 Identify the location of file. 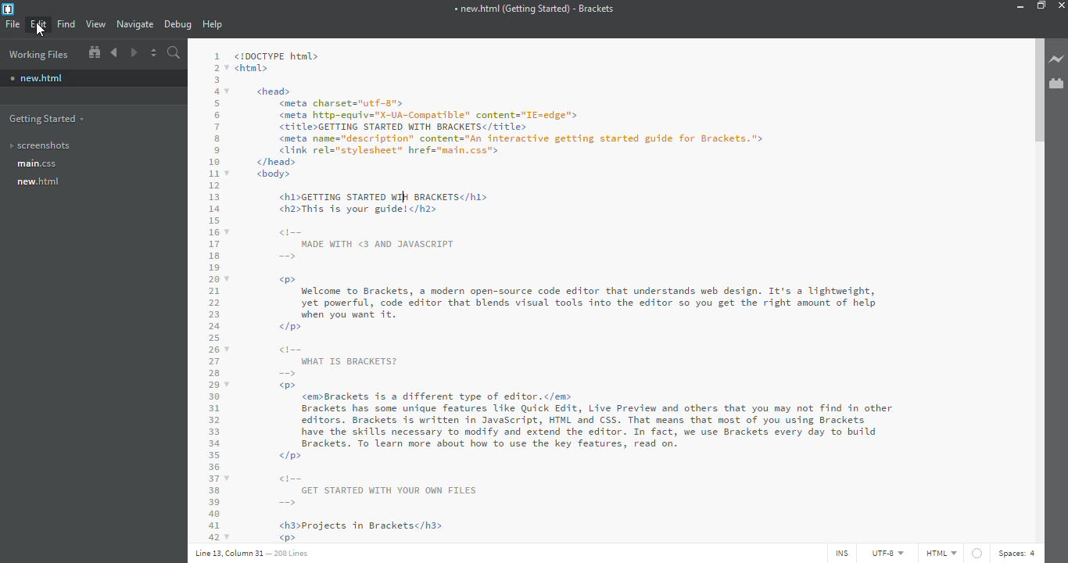
(13, 23).